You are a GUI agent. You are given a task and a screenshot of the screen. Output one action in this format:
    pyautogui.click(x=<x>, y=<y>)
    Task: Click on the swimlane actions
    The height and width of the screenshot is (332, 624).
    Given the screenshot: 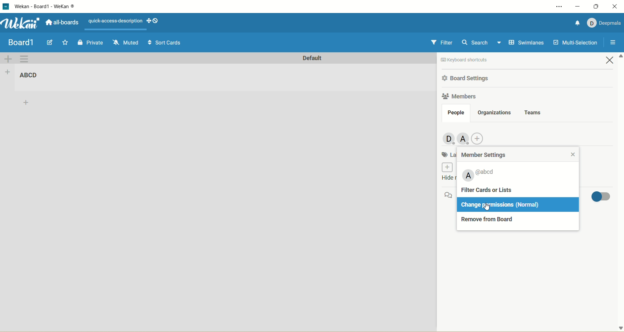 What is the action you would take?
    pyautogui.click(x=24, y=59)
    